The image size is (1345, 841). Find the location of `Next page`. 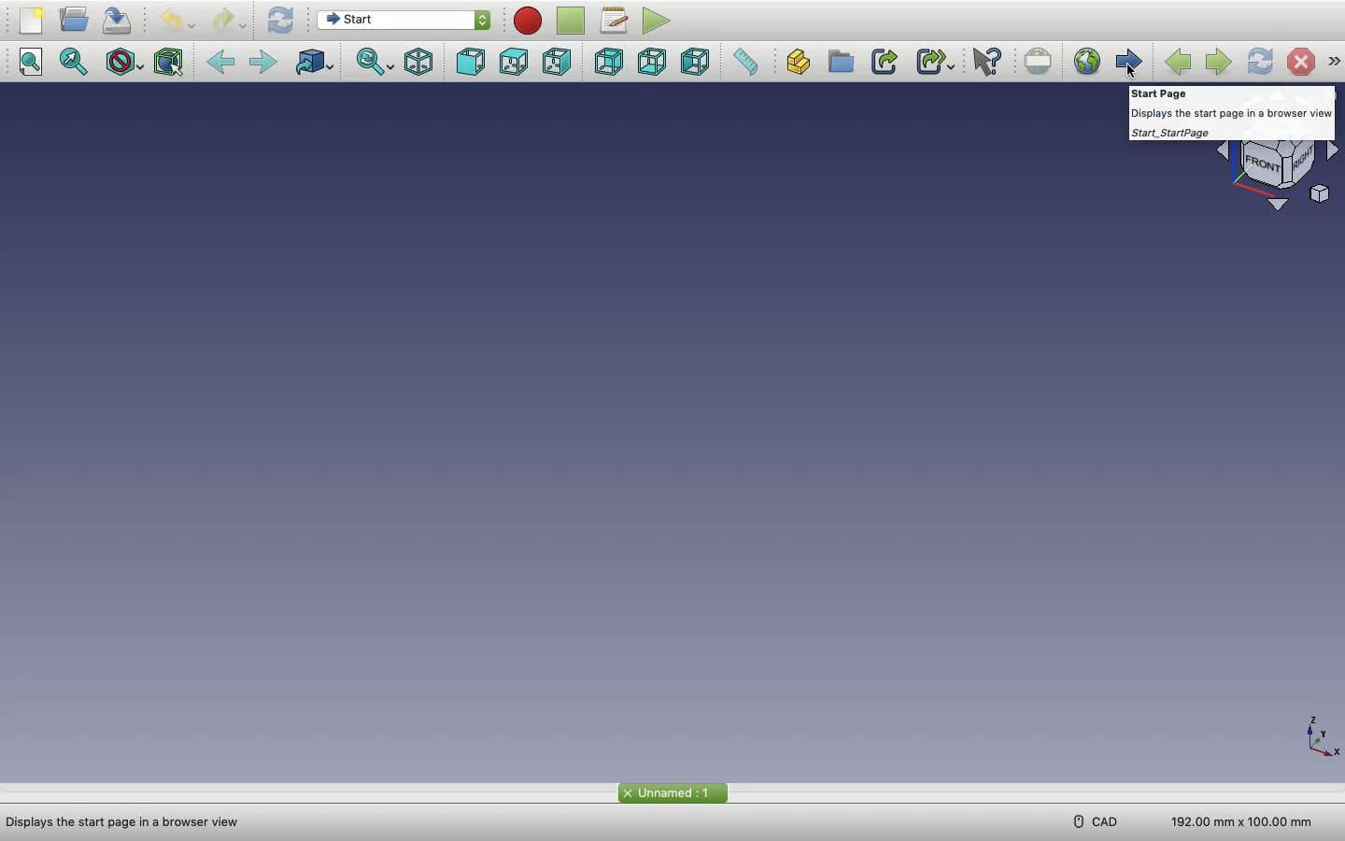

Next page is located at coordinates (1218, 64).